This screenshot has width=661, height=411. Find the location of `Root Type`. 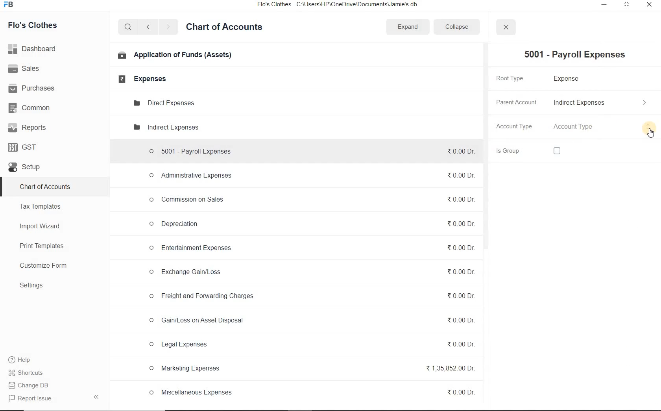

Root Type is located at coordinates (514, 78).